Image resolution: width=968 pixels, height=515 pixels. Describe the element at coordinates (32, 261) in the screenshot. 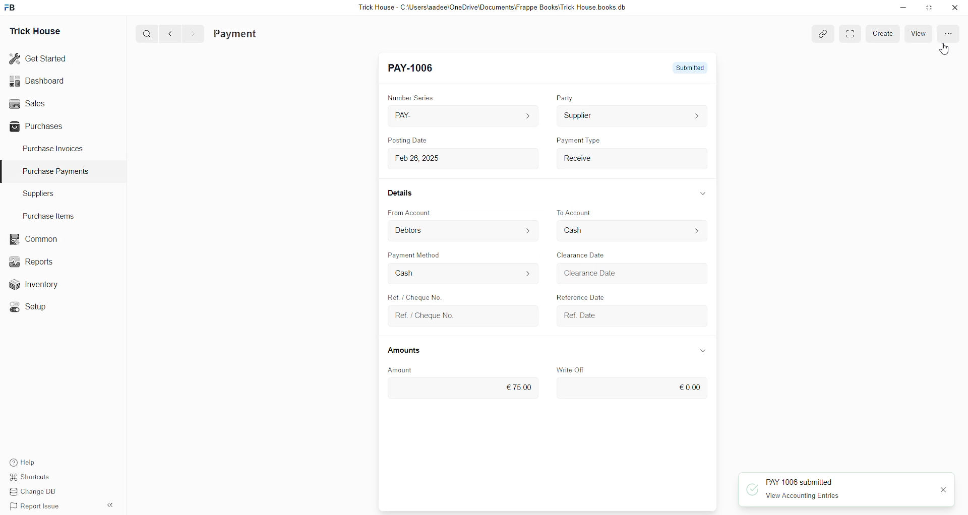

I see `Reports` at that location.